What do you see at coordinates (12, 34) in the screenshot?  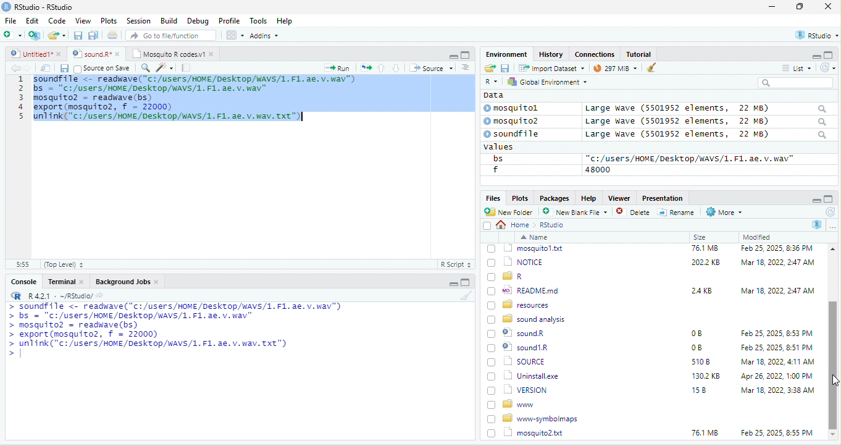 I see `new` at bounding box center [12, 34].